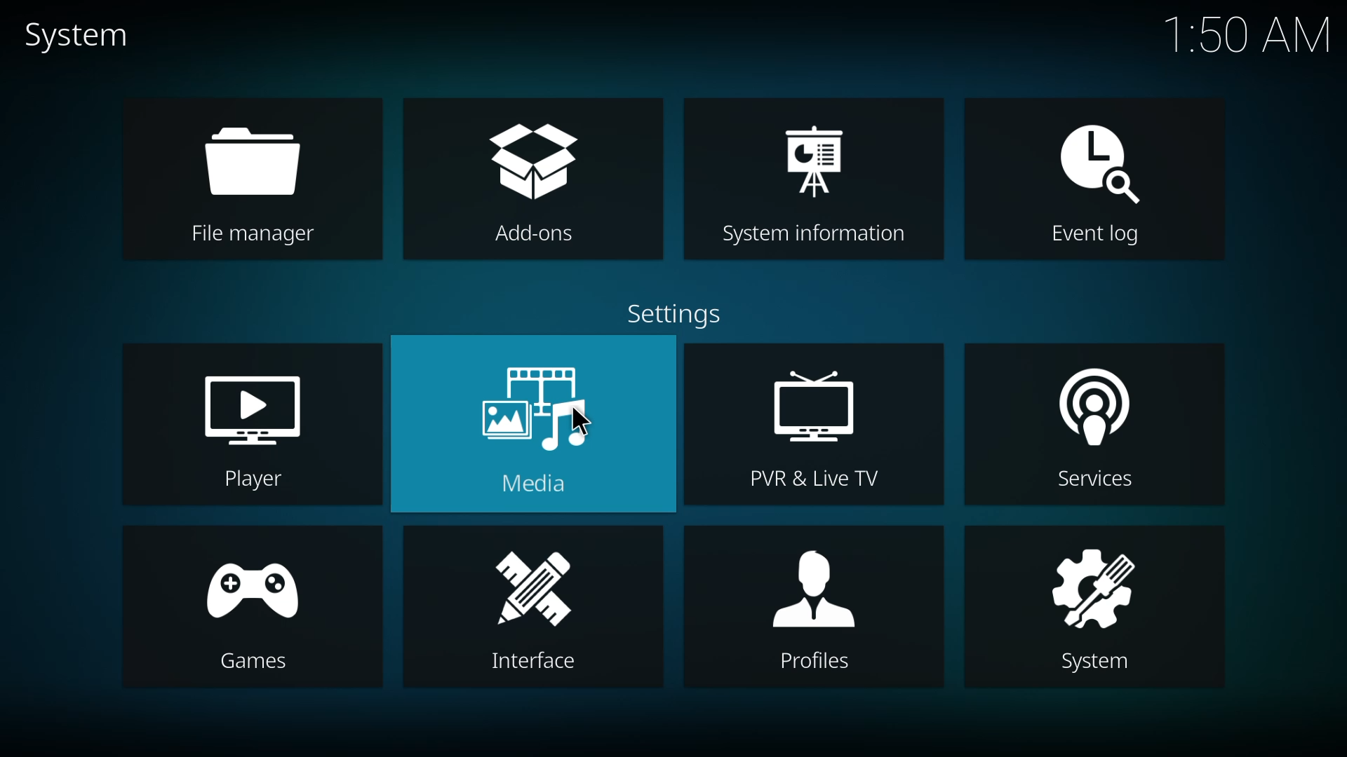 The width and height of the screenshot is (1347, 757). What do you see at coordinates (248, 182) in the screenshot?
I see `file manager` at bounding box center [248, 182].